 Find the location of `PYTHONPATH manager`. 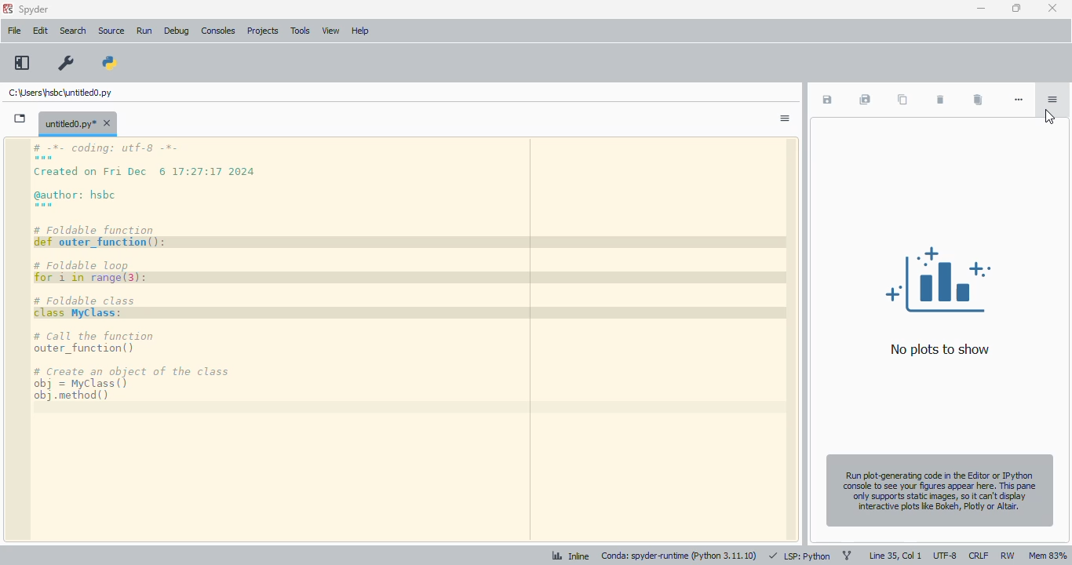

PYTHONPATH manager is located at coordinates (110, 63).